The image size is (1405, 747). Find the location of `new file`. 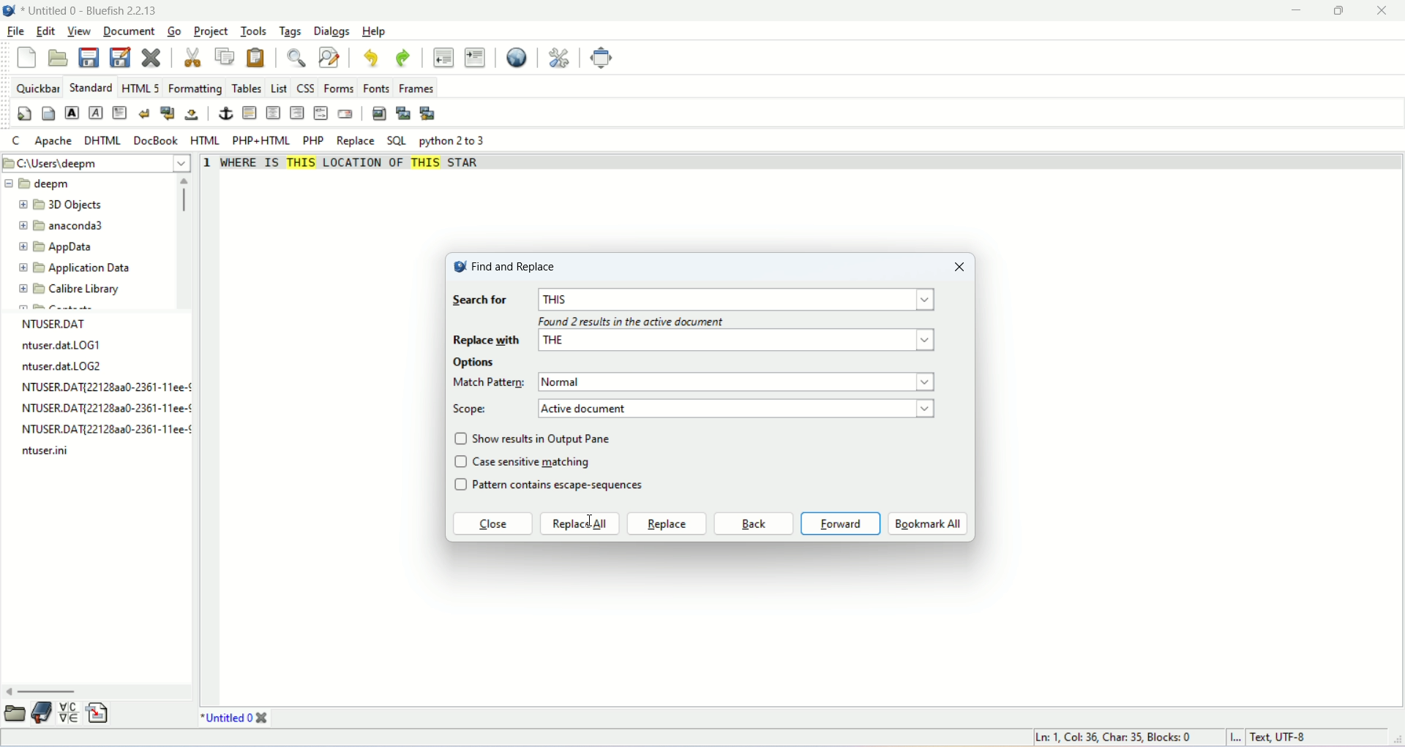

new file is located at coordinates (29, 58).